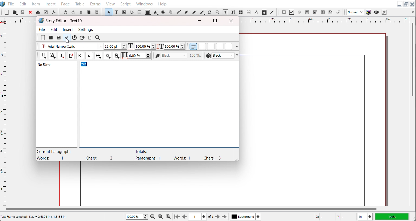  What do you see at coordinates (315, 12) in the screenshot?
I see `PDF Combo button` at bounding box center [315, 12].